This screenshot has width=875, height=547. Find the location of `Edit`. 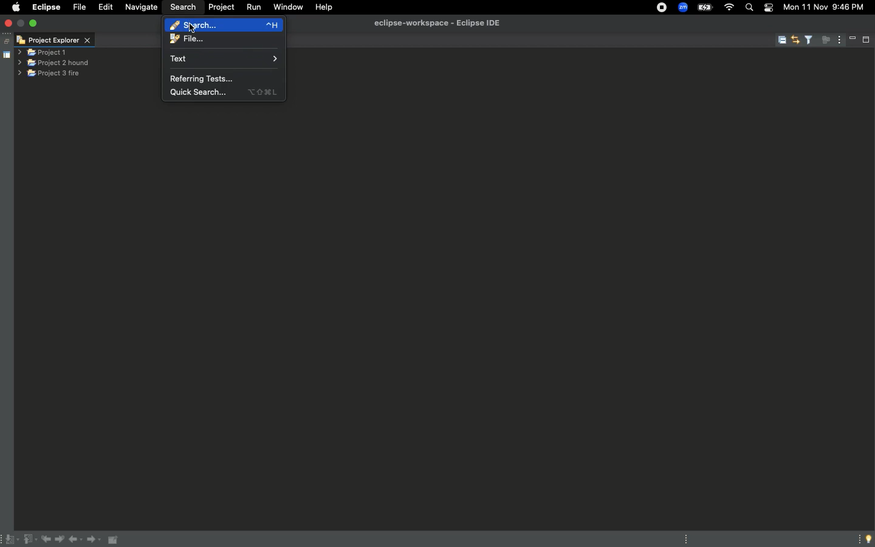

Edit is located at coordinates (108, 9).